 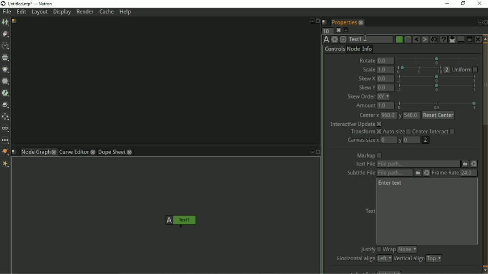 I want to click on Advanced text generator node, so click(x=443, y=39).